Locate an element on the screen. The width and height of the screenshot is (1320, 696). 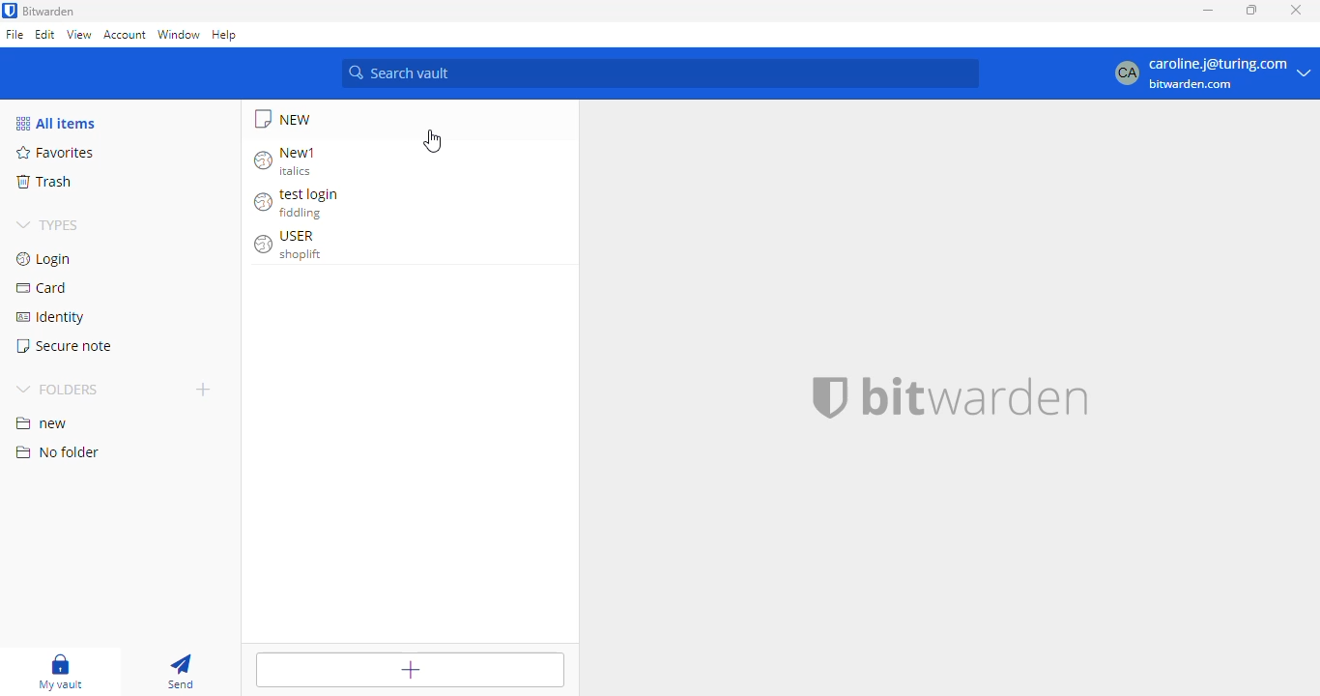
user profile is located at coordinates (1210, 73).